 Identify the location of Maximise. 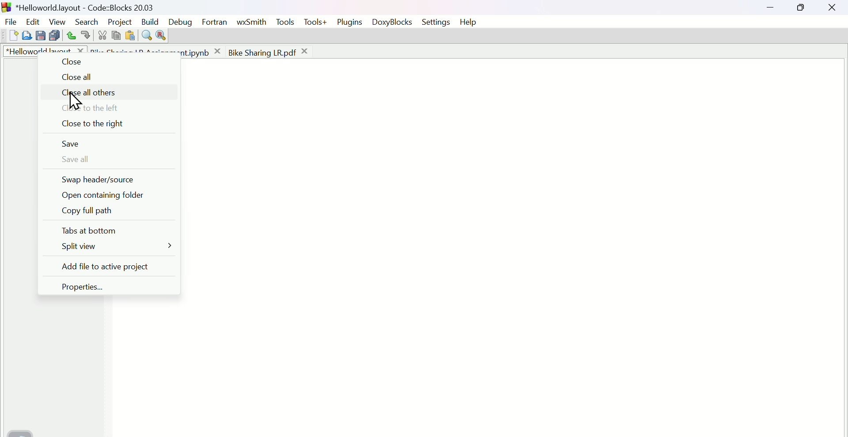
(802, 10).